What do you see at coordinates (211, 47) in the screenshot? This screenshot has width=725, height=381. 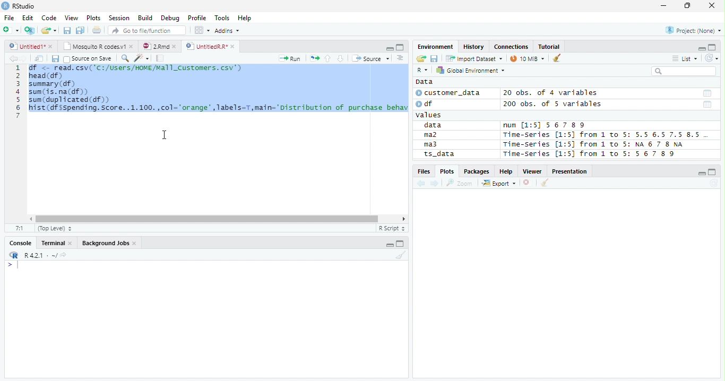 I see `UnititledR.R` at bounding box center [211, 47].